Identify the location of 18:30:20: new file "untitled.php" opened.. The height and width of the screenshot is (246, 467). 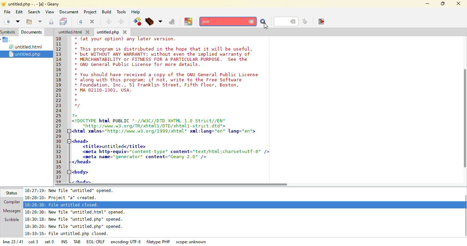
(74, 227).